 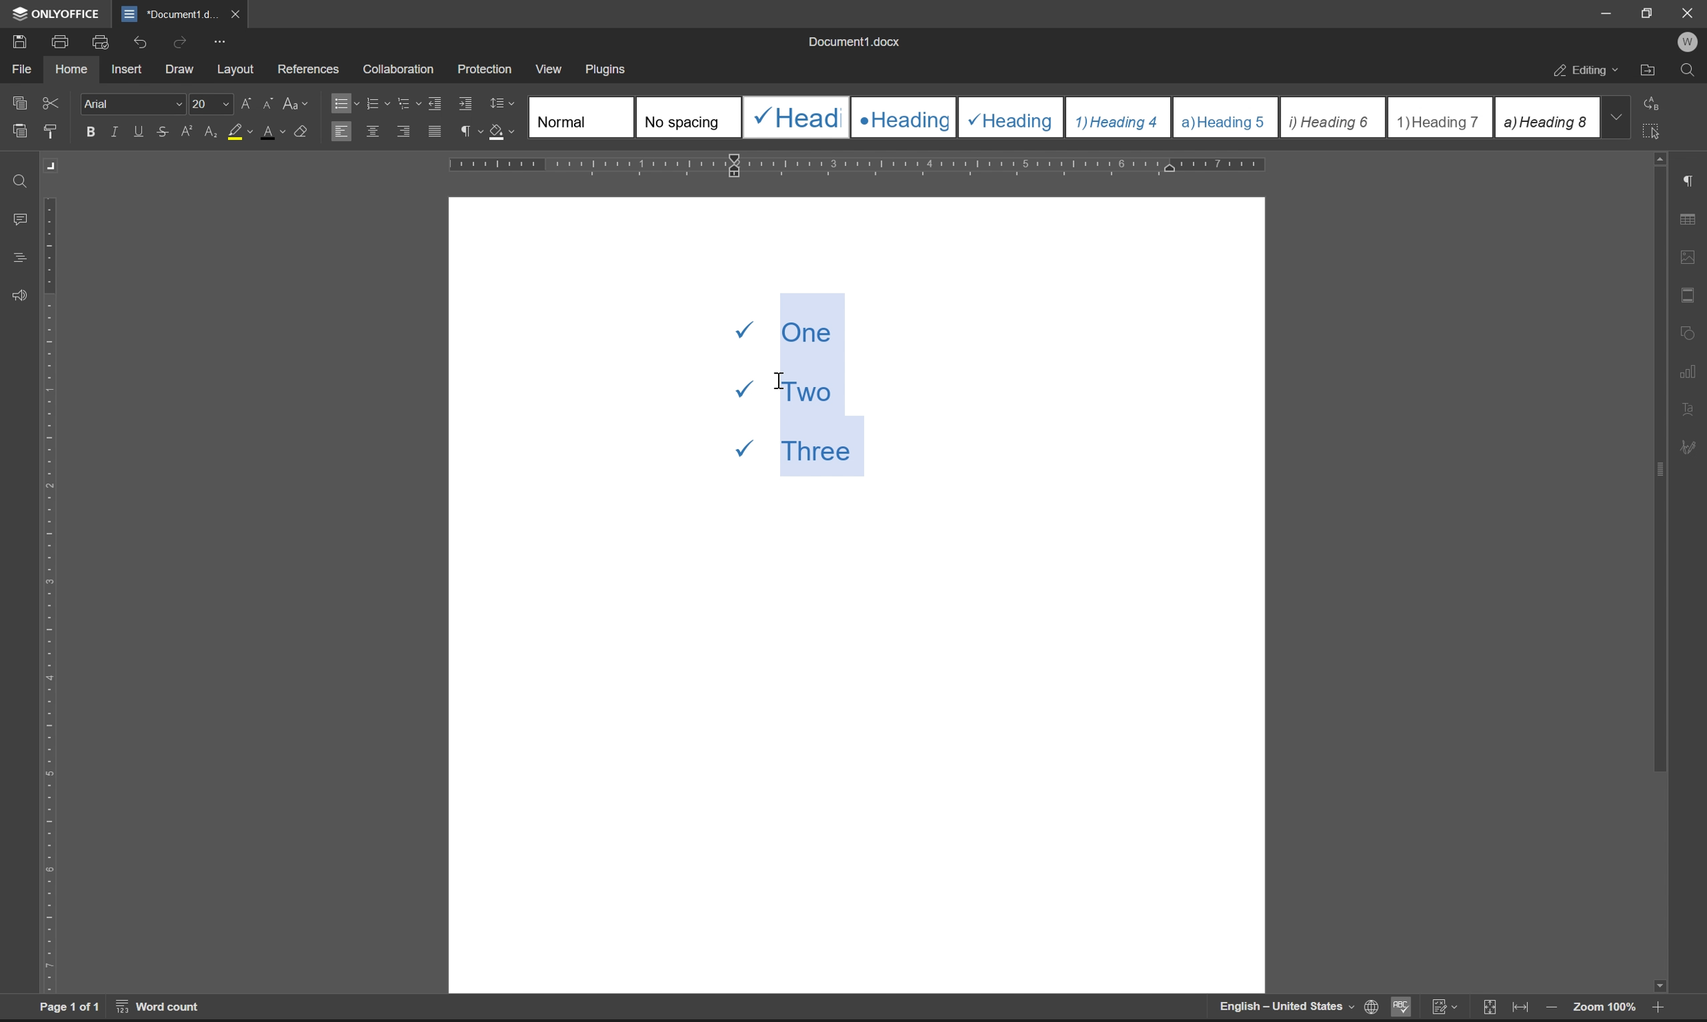 What do you see at coordinates (302, 129) in the screenshot?
I see `clear style` at bounding box center [302, 129].